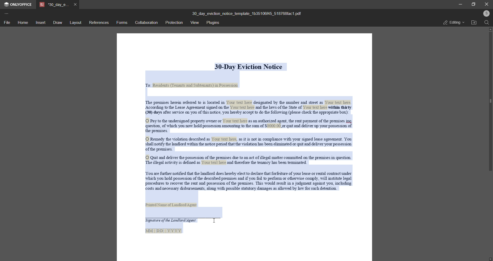  Describe the element at coordinates (245, 147) in the screenshot. I see `(Form font size increased)This is a 30 day eviction notice informing tenants that they must either pay overdue rent,correct a lease violation, or vacate the premises due to illegal activity. Failing to comply will result in legal actions. - font size of selected text increased` at that location.